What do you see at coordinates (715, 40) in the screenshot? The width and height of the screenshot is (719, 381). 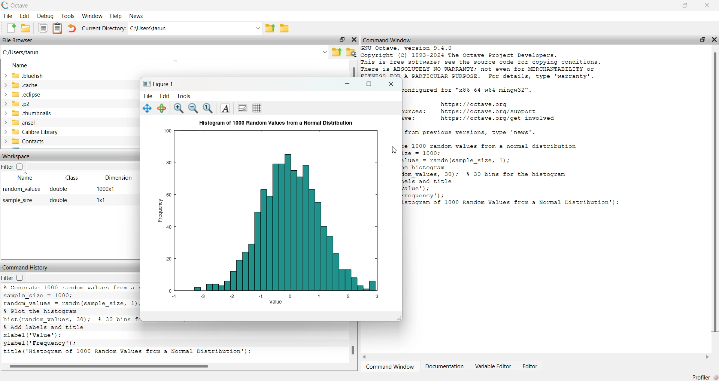 I see `close` at bounding box center [715, 40].